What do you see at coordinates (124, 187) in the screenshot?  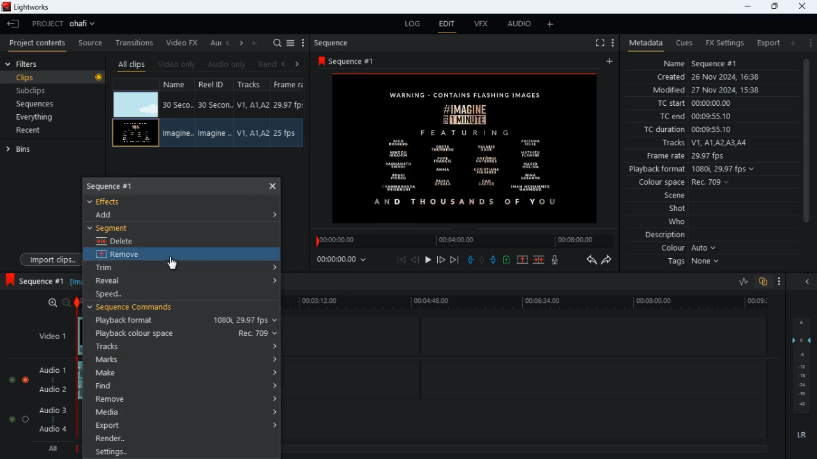 I see `sequence` at bounding box center [124, 187].